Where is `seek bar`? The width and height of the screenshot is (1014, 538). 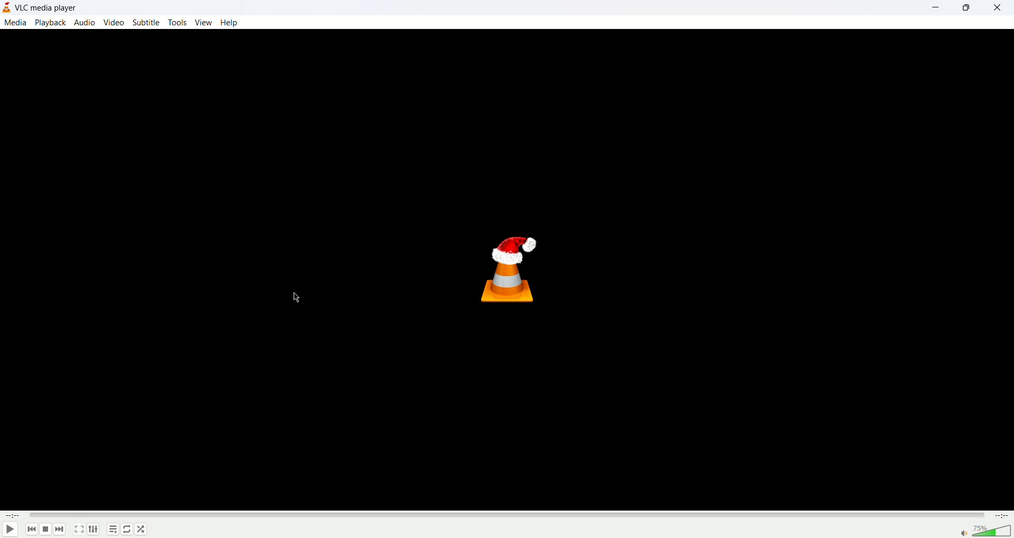
seek bar is located at coordinates (505, 516).